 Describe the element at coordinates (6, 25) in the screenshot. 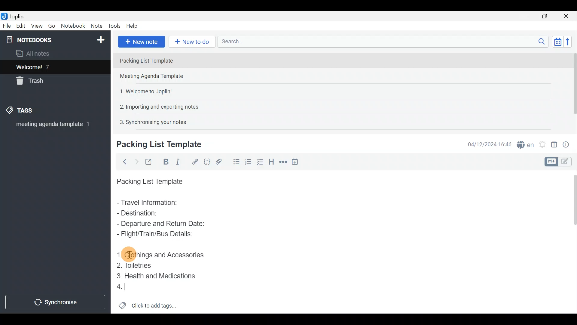

I see `File` at that location.